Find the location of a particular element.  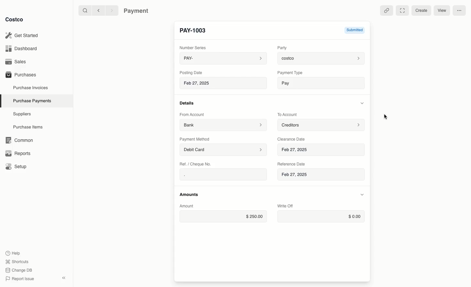

Amounts is located at coordinates (190, 194).